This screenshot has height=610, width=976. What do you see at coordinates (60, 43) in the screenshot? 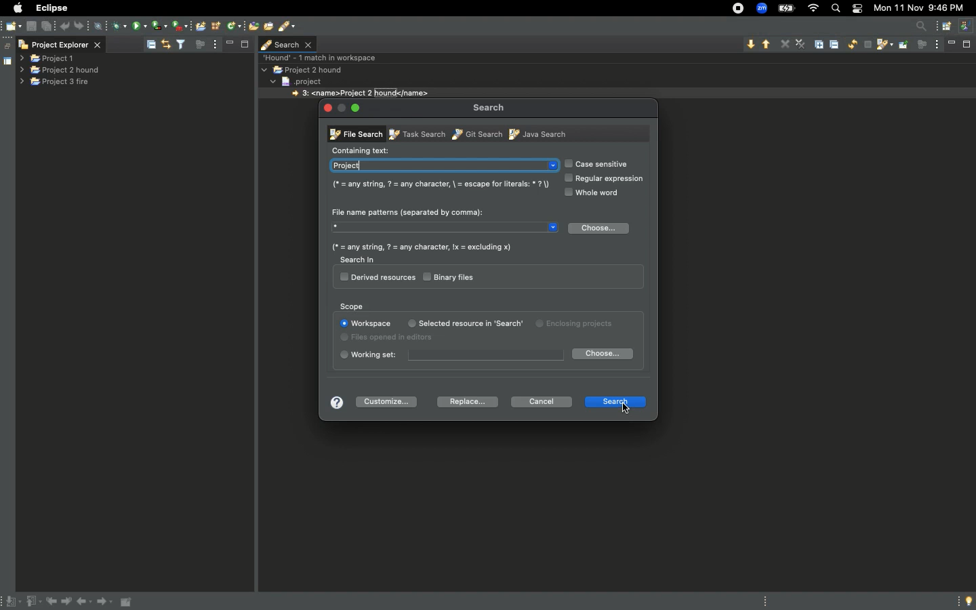
I see `project explorer` at bounding box center [60, 43].